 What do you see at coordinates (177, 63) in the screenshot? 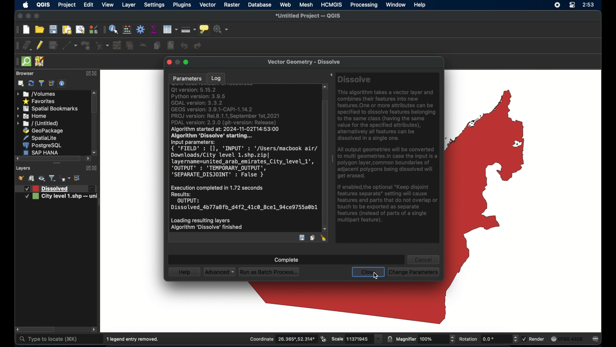
I see `inactive minimize button` at bounding box center [177, 63].